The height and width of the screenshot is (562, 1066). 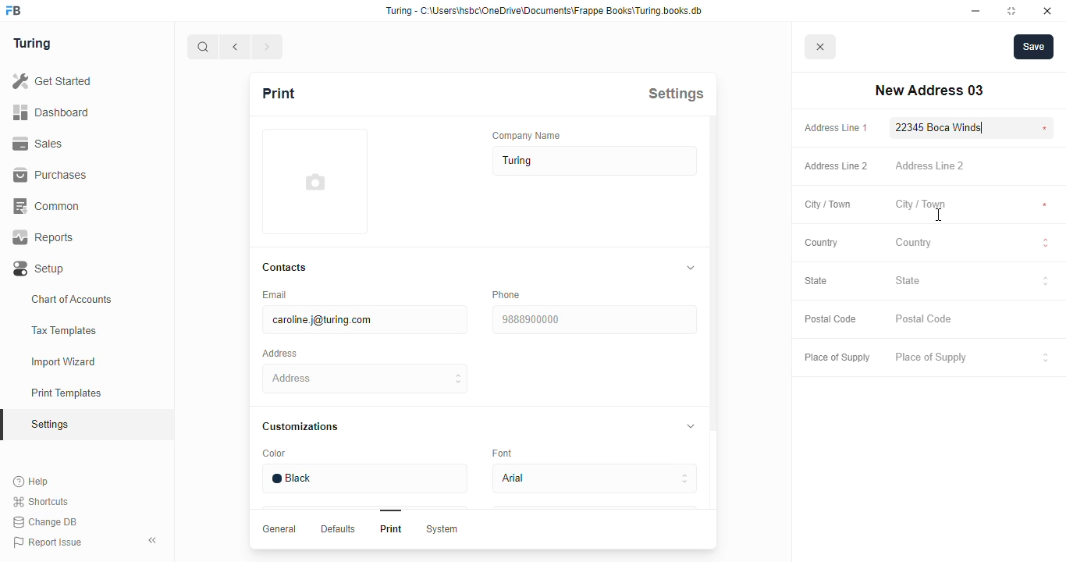 I want to click on cursor, so click(x=939, y=215).